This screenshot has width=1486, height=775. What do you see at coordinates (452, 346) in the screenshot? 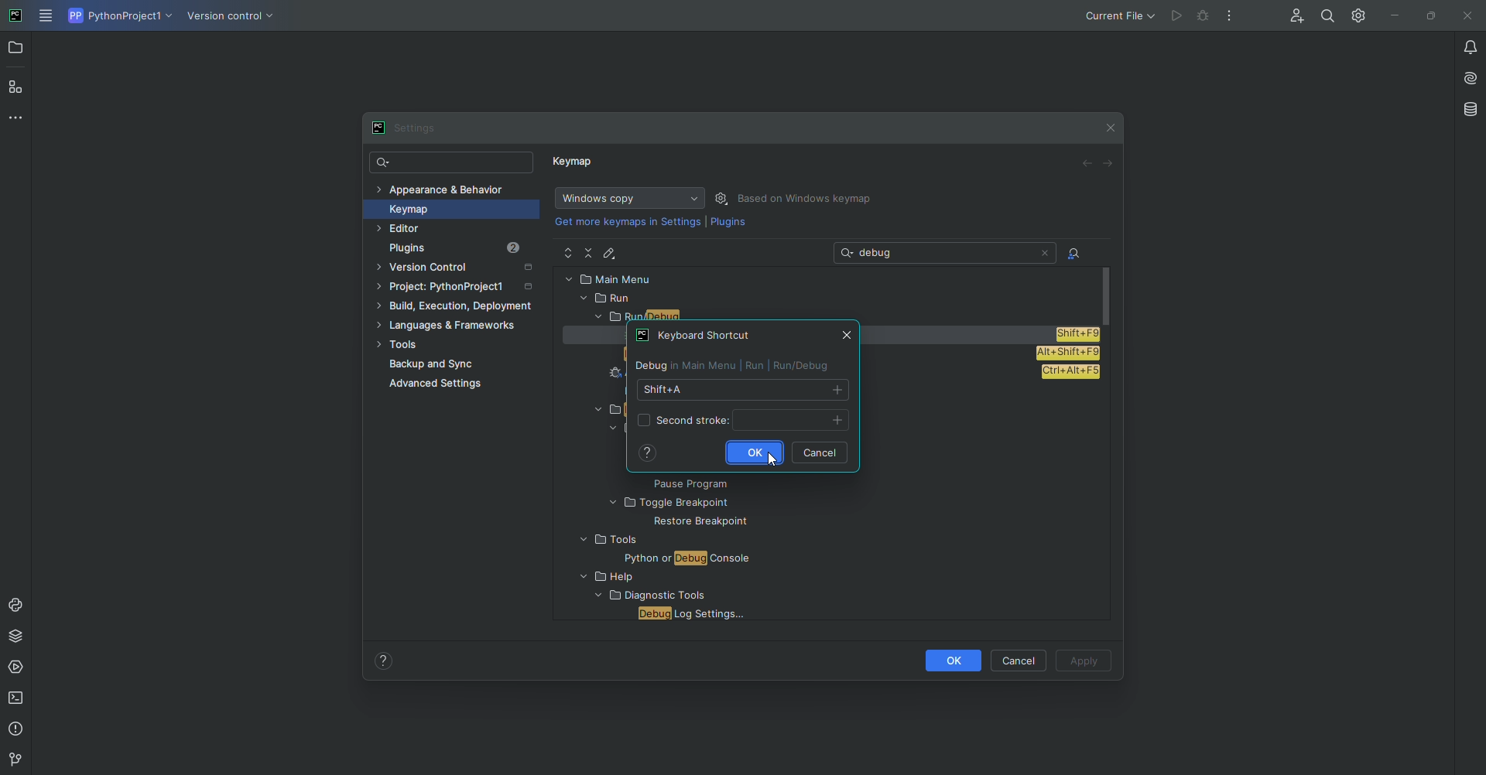
I see `Tools` at bounding box center [452, 346].